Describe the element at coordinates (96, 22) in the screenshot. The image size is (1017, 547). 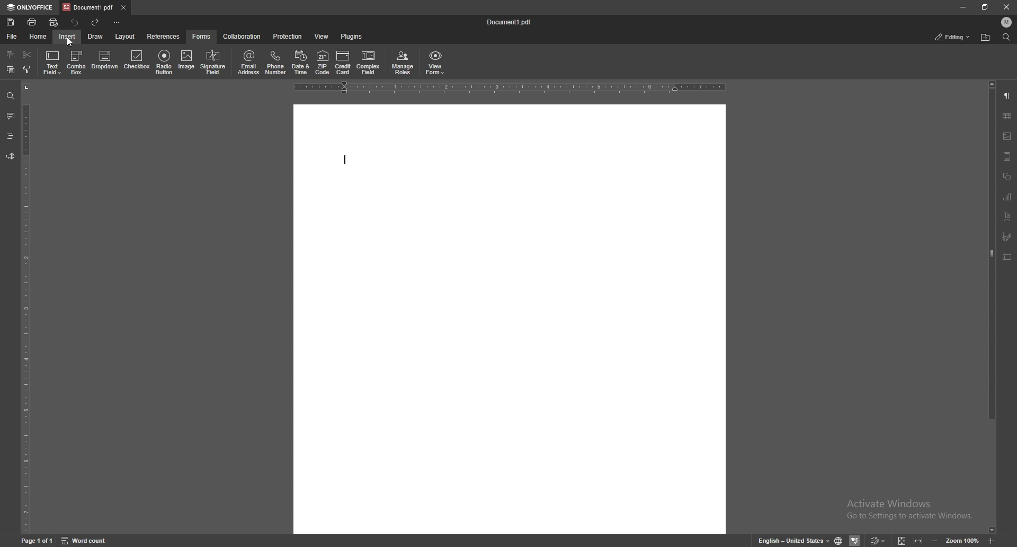
I see `redo` at that location.